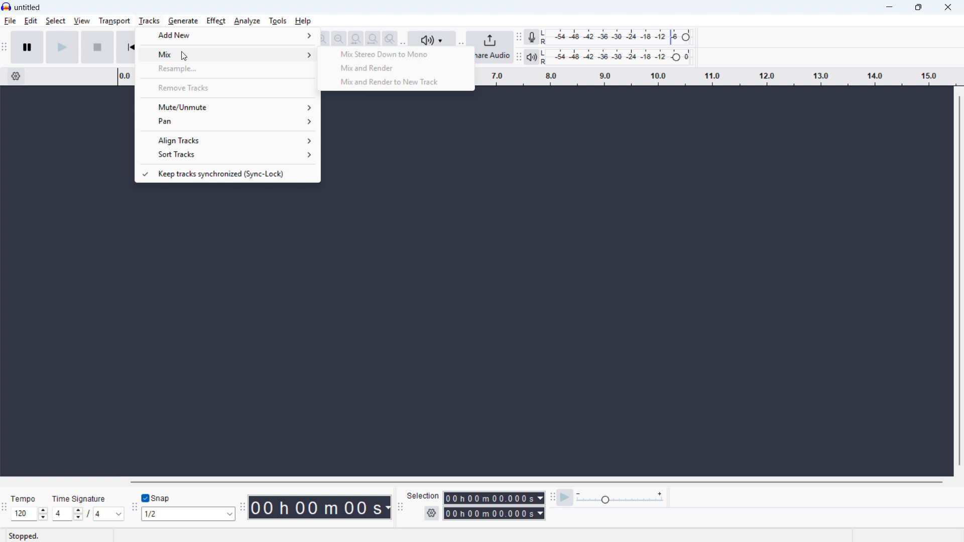 The height and width of the screenshot is (542, 964). I want to click on Generate , so click(183, 21).